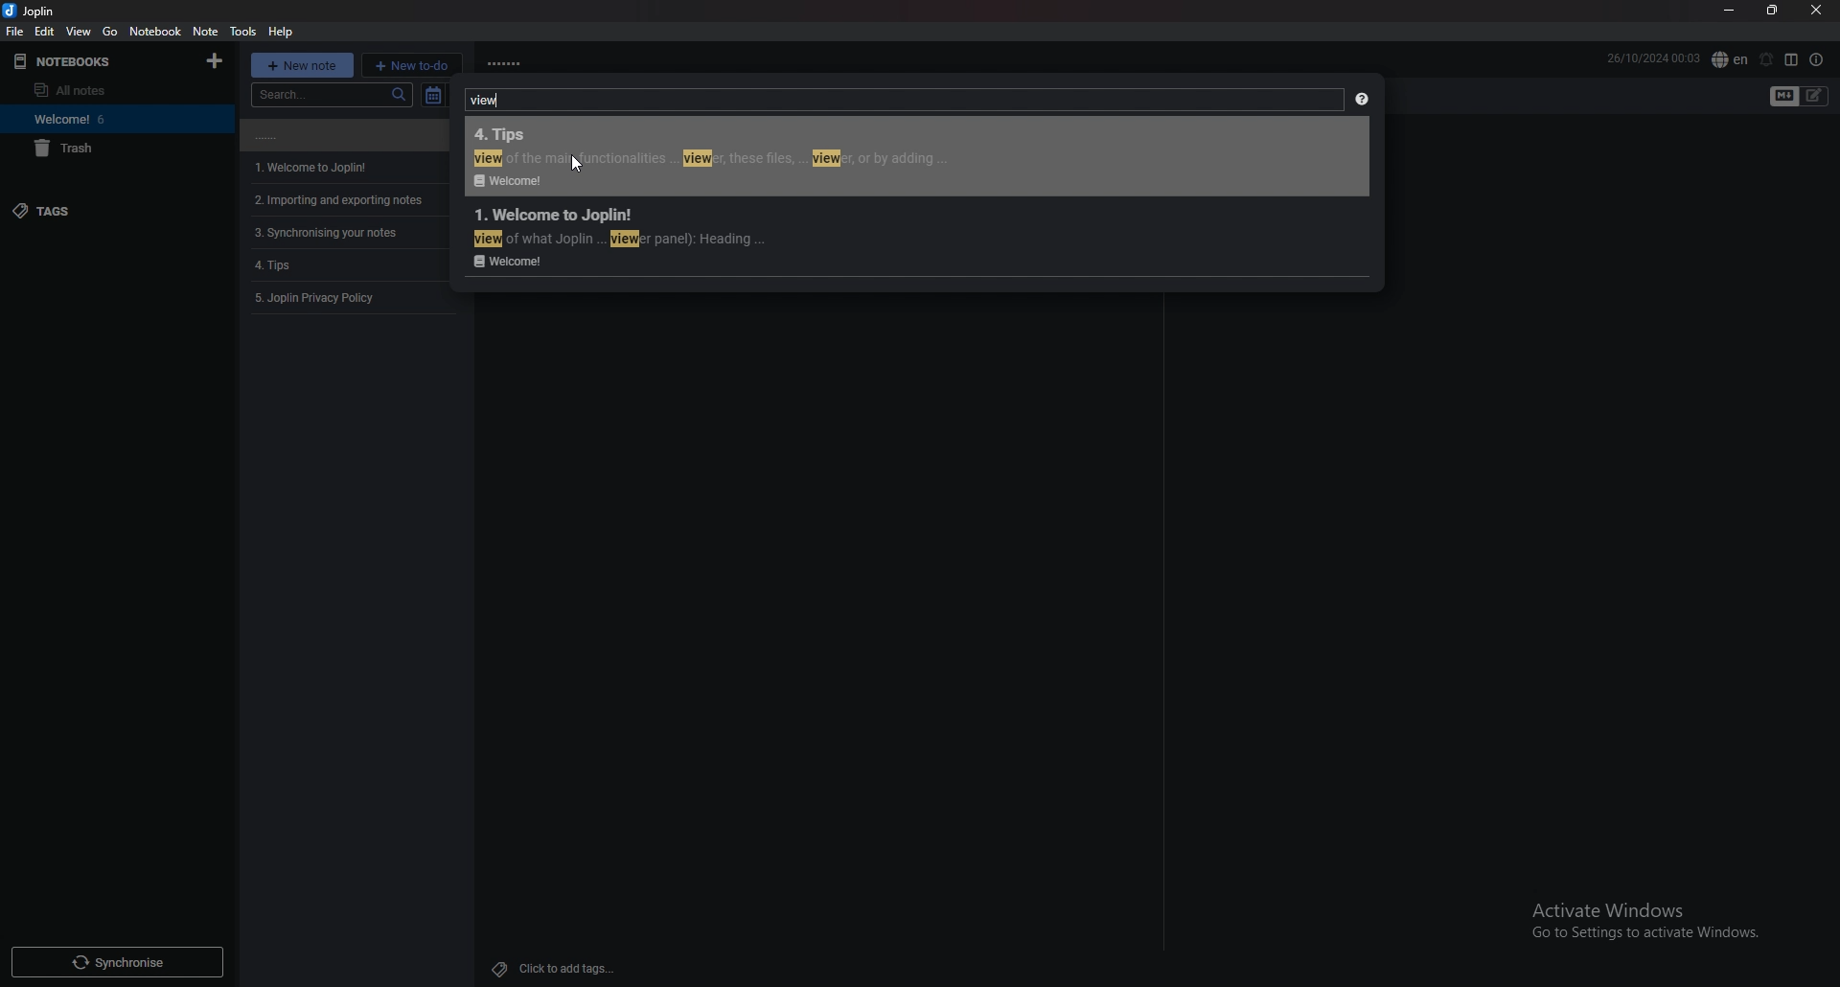  What do you see at coordinates (111, 31) in the screenshot?
I see `go` at bounding box center [111, 31].